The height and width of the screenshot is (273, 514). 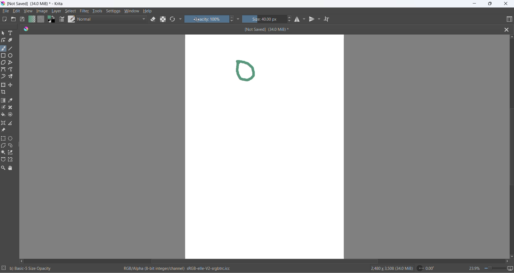 I want to click on slideshow, so click(x=511, y=269).